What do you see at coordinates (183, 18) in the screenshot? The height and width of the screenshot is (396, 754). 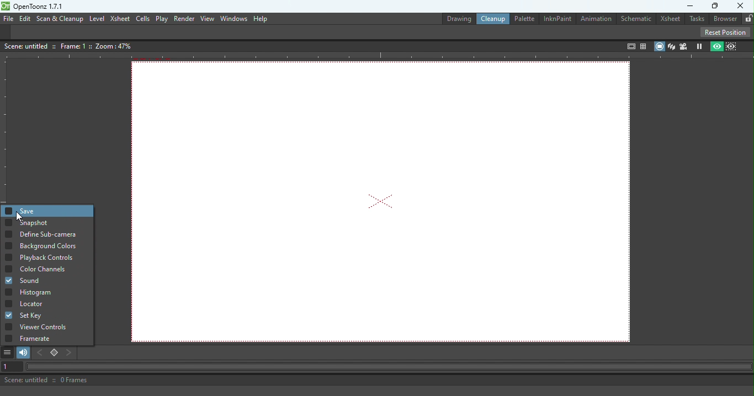 I see `Render` at bounding box center [183, 18].